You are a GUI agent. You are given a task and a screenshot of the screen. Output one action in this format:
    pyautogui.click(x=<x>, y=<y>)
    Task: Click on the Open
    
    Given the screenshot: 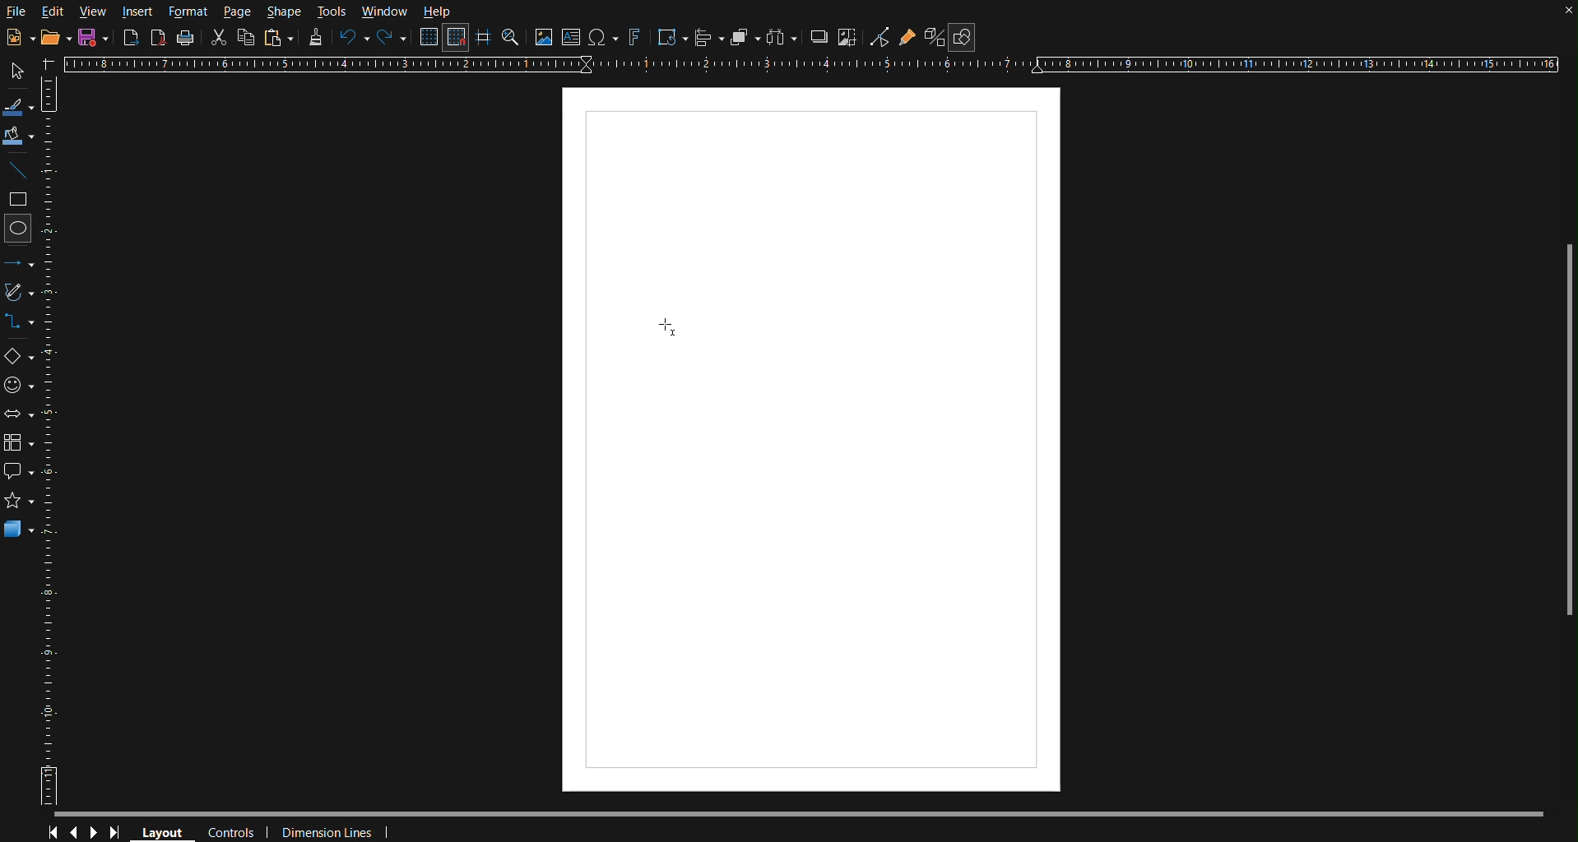 What is the action you would take?
    pyautogui.click(x=51, y=37)
    